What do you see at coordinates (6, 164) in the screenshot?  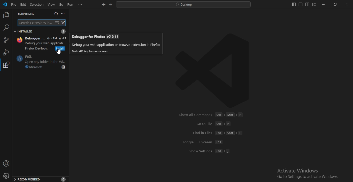 I see `account` at bounding box center [6, 164].